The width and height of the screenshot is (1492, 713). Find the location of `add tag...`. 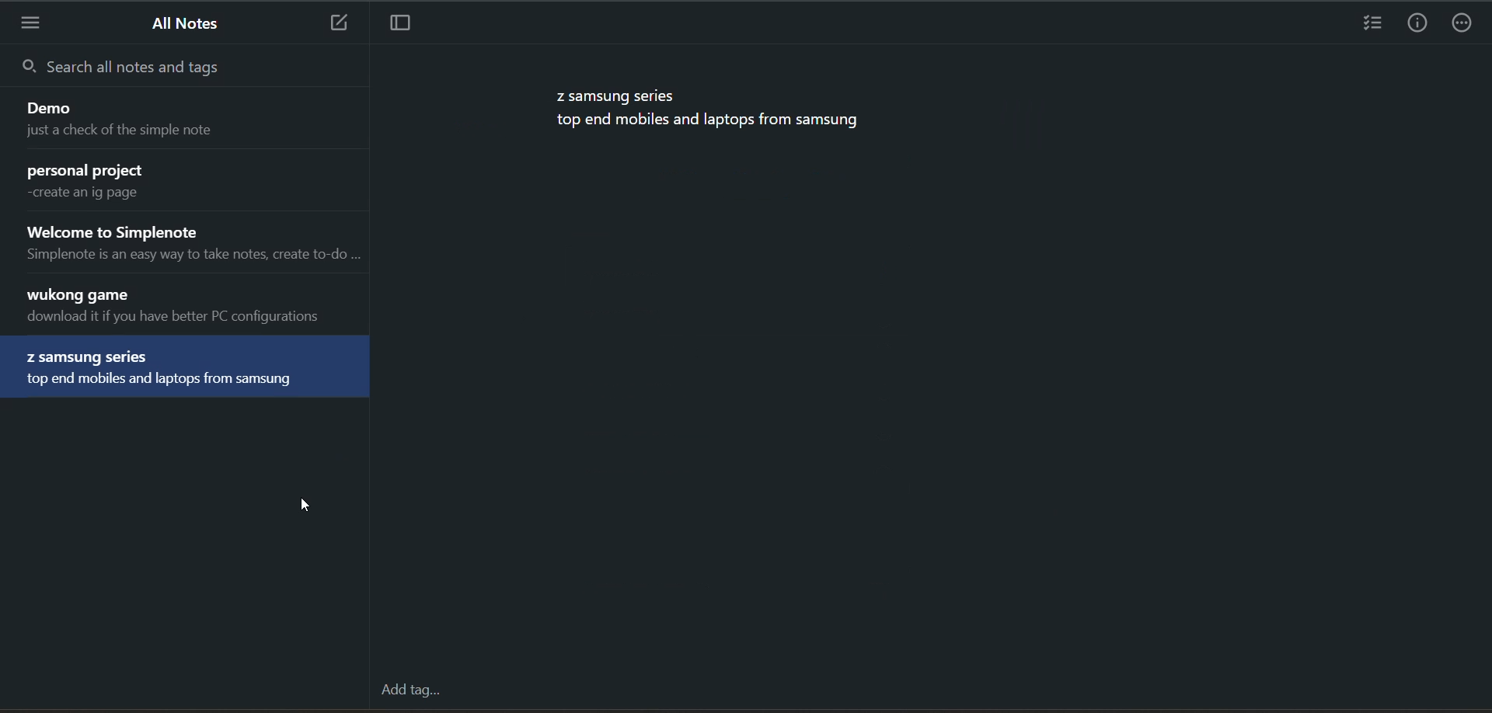

add tag... is located at coordinates (410, 690).